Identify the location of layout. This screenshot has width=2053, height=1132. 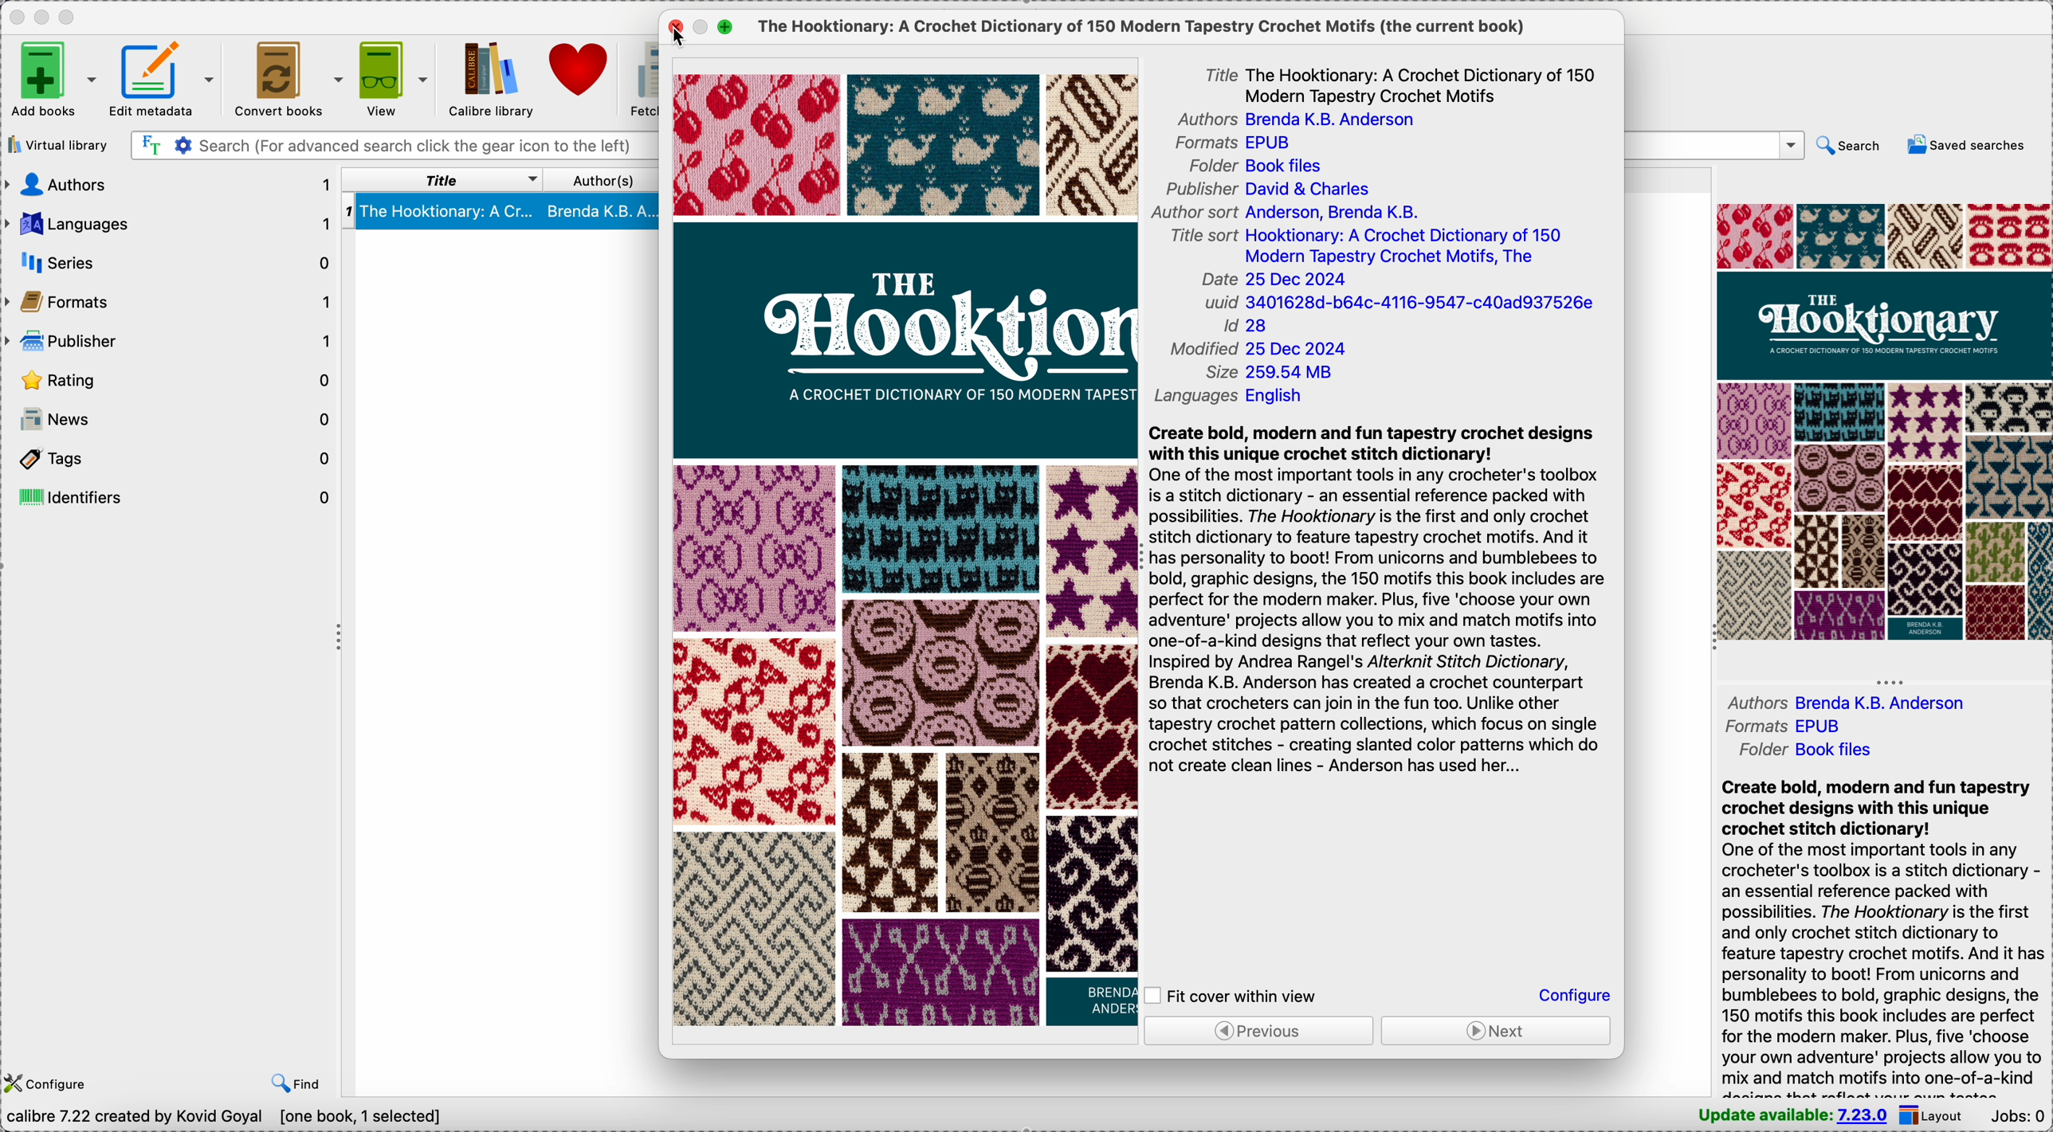
(1935, 1115).